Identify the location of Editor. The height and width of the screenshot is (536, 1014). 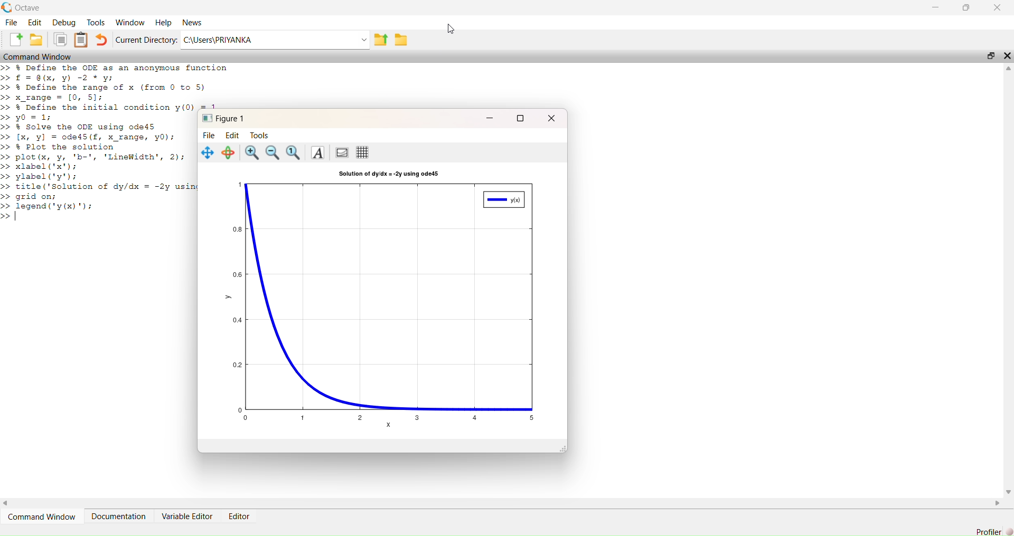
(239, 516).